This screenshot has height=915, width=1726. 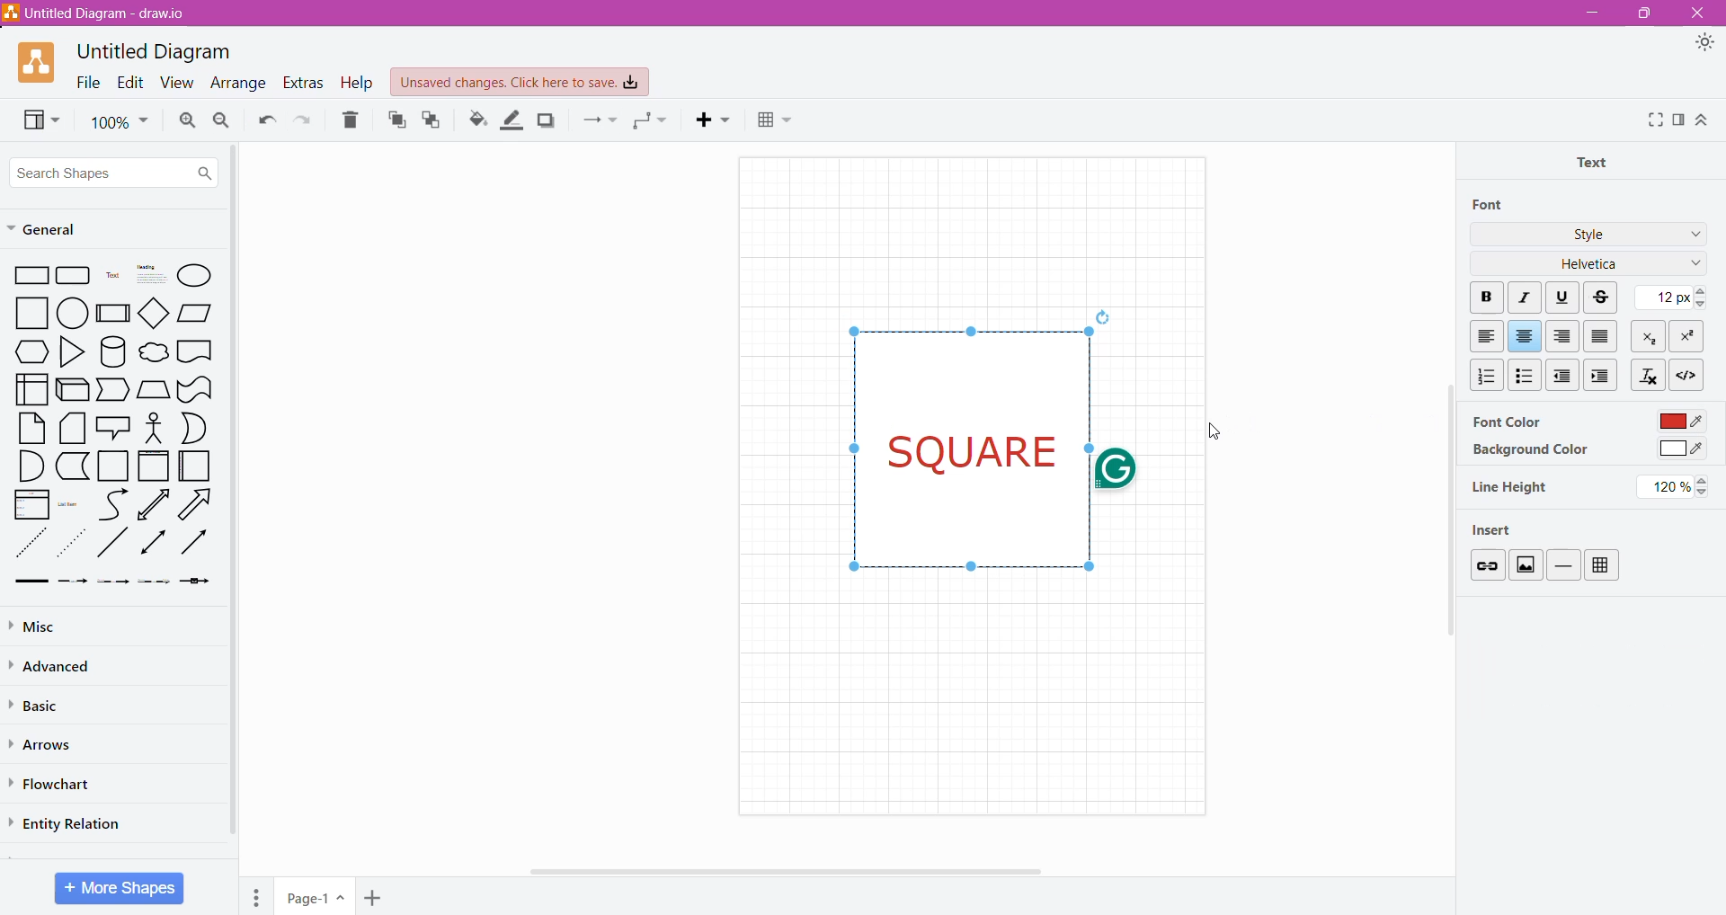 I want to click on Text, so click(x=113, y=275).